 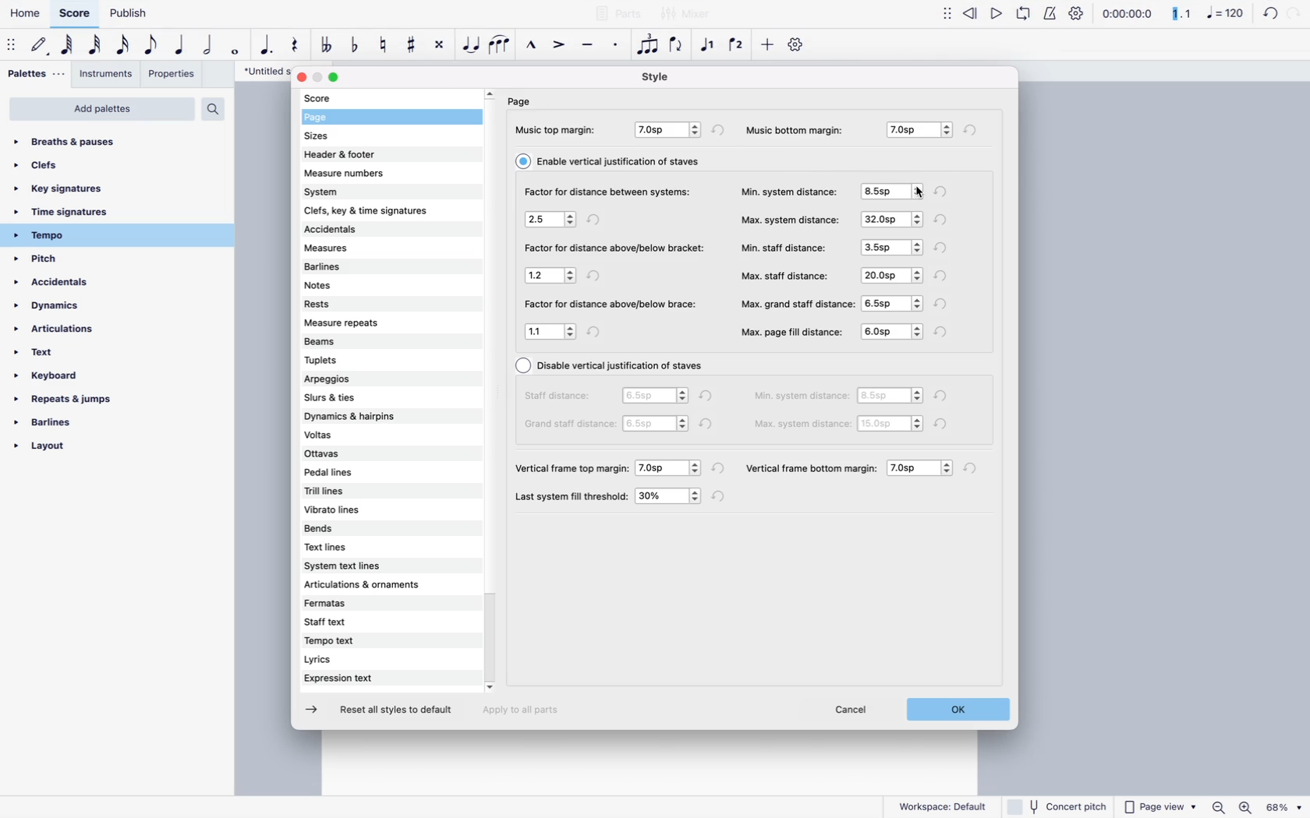 I want to click on myn. system distance, so click(x=802, y=397).